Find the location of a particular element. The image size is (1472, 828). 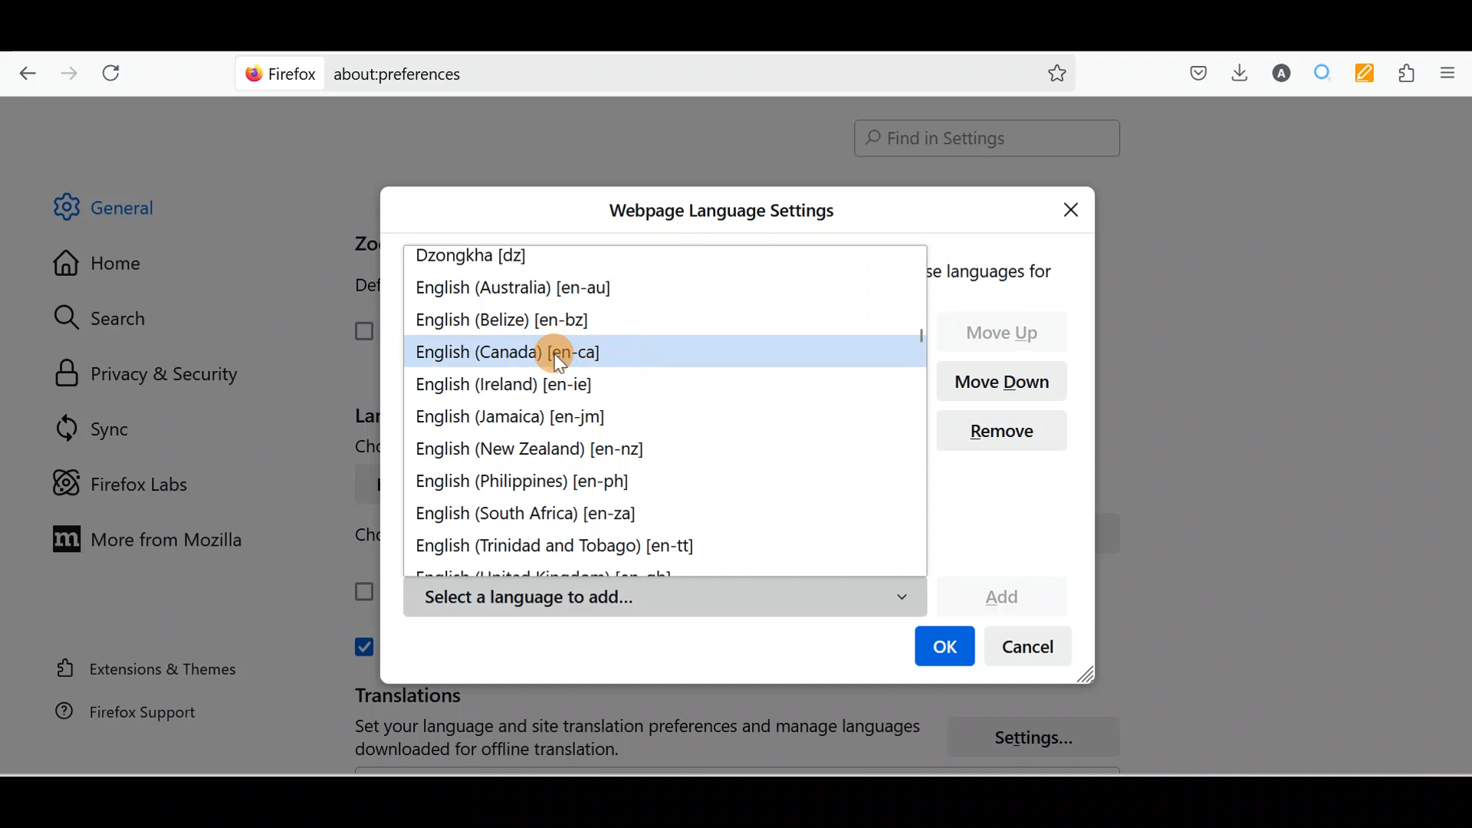

Move up is located at coordinates (1010, 332).